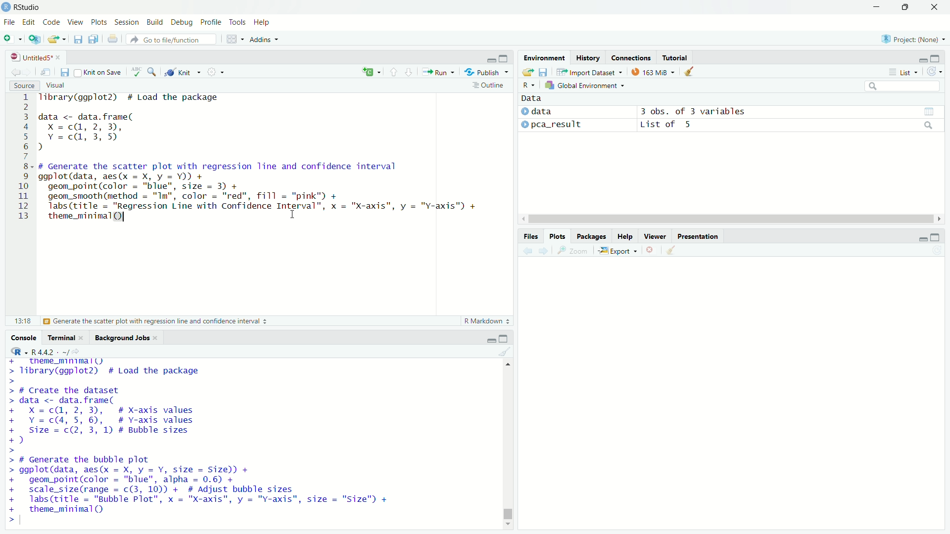 The height and width of the screenshot is (534, 950). I want to click on grid, so click(929, 111).